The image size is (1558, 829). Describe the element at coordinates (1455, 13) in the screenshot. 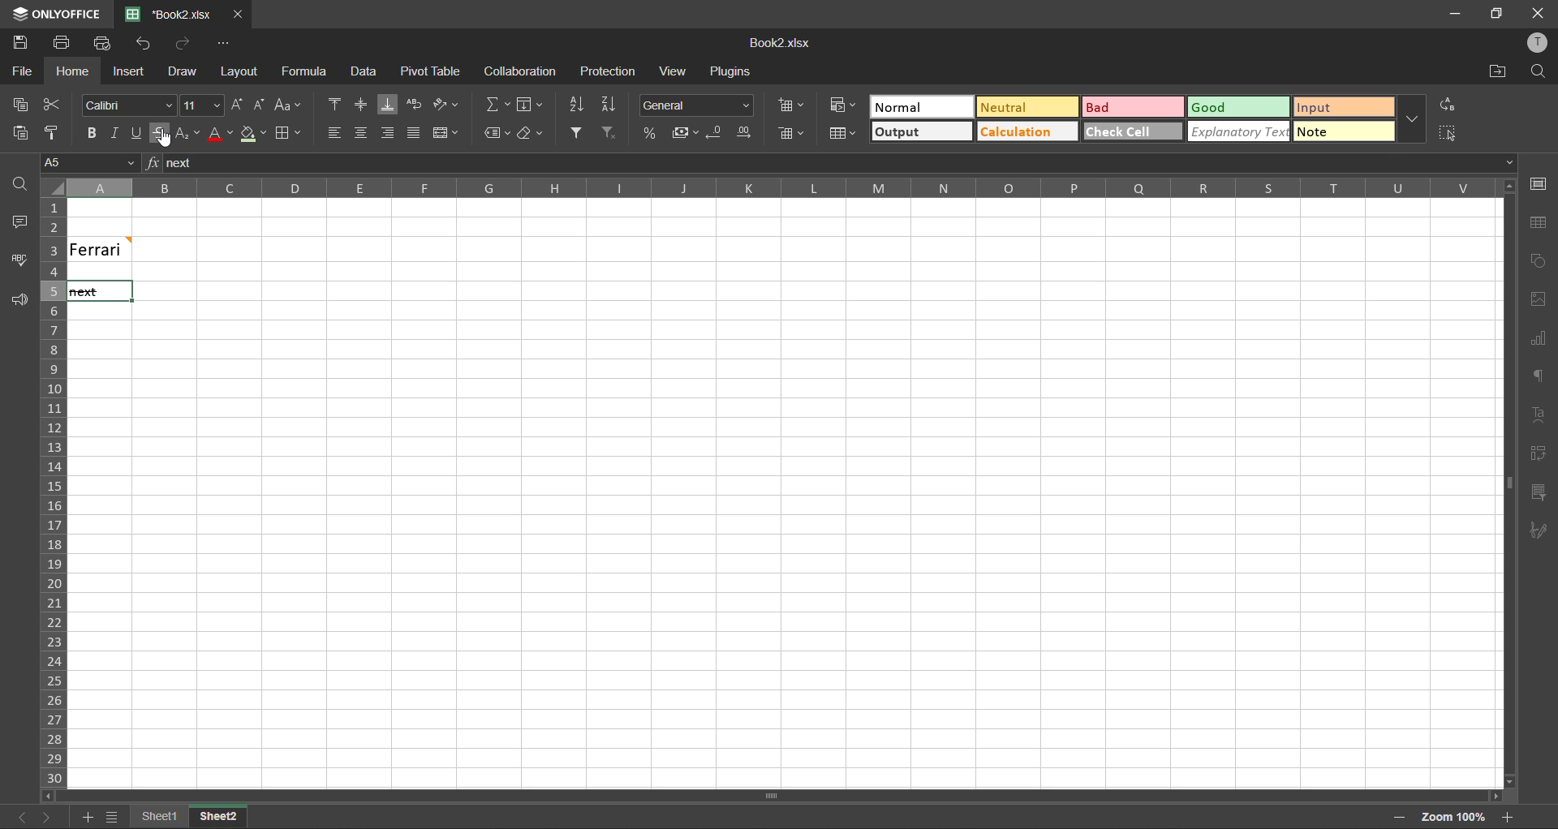

I see `minimize` at that location.